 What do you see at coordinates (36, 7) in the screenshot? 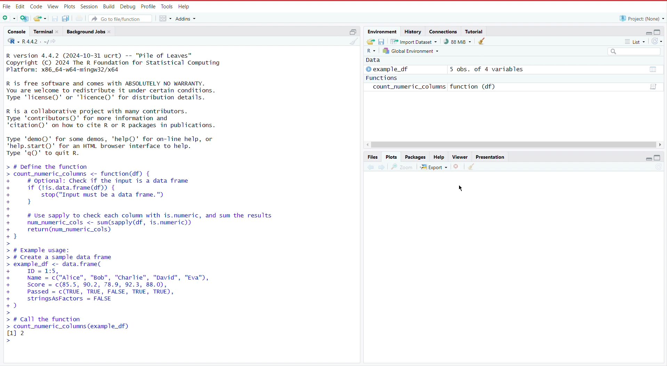
I see `Code` at bounding box center [36, 7].